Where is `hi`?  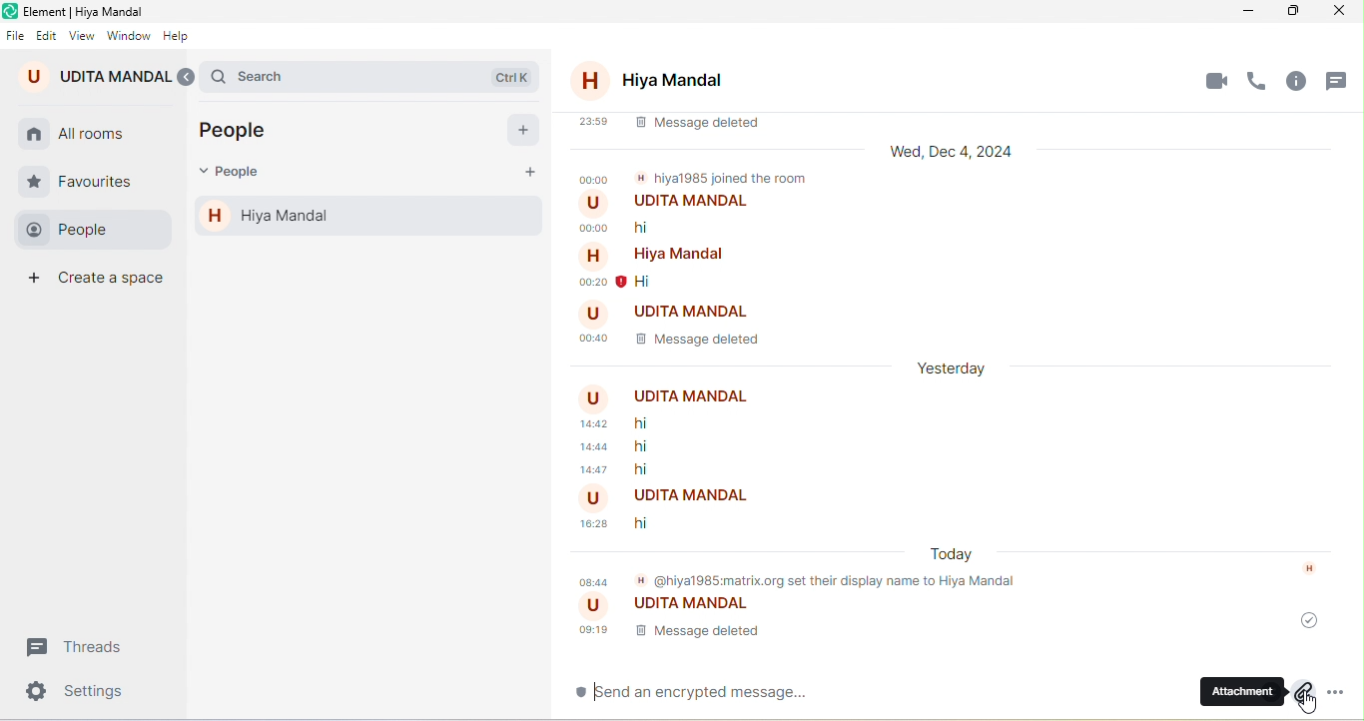
hi is located at coordinates (653, 471).